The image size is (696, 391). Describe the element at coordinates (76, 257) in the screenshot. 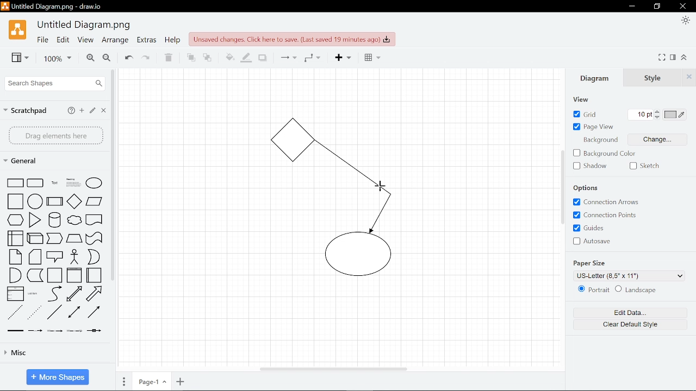

I see `shape` at that location.